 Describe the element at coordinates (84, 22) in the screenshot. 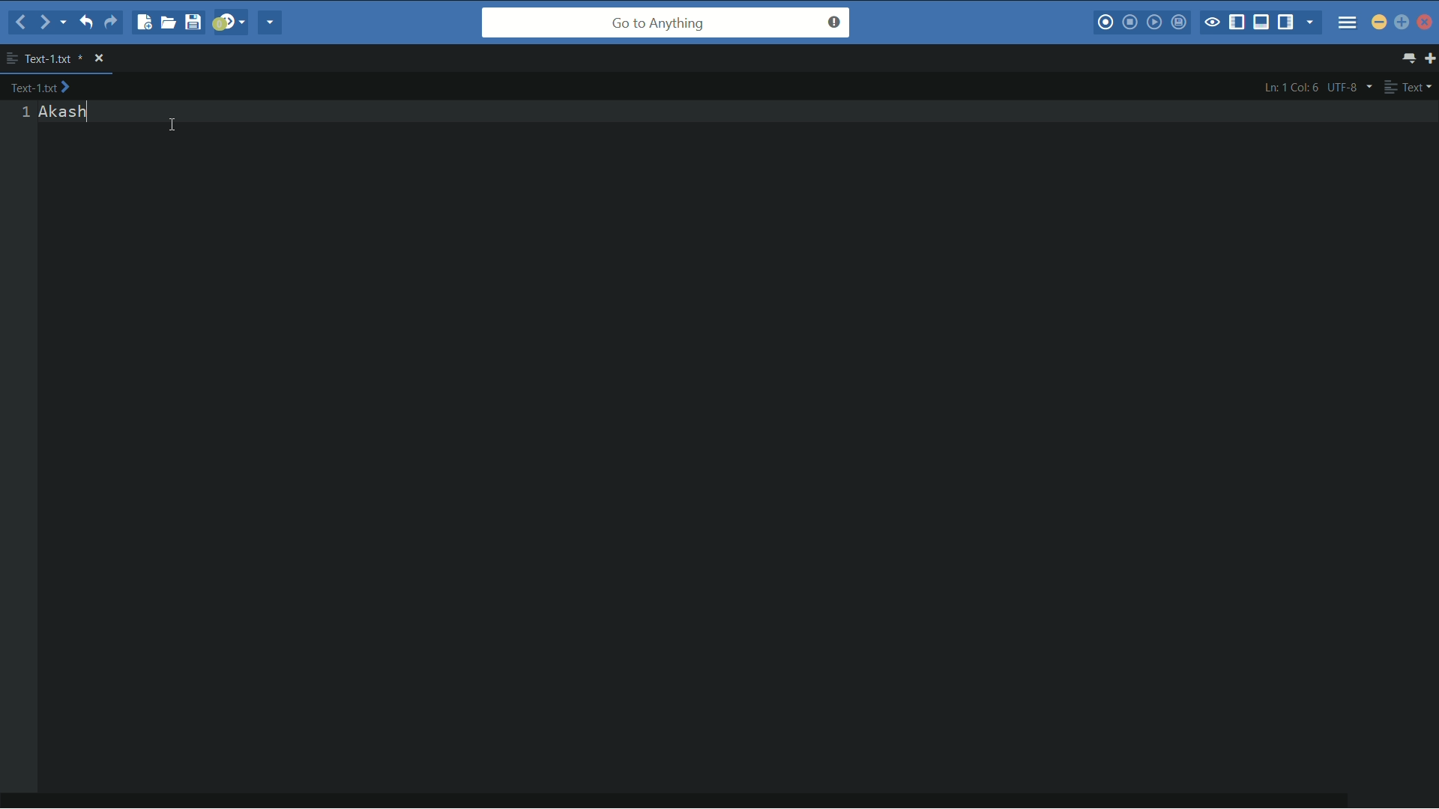

I see `undo` at that location.